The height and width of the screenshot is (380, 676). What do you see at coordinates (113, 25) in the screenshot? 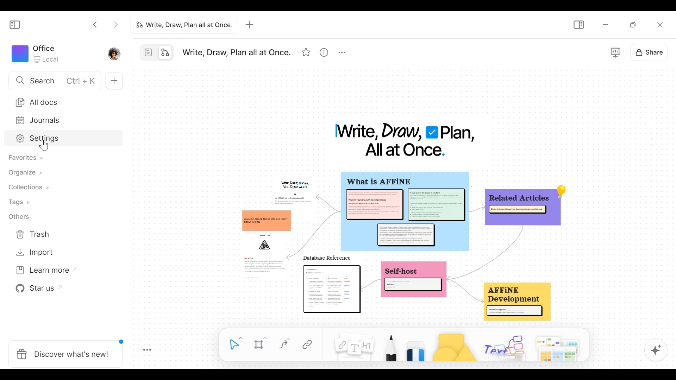
I see `Click to go forward` at bounding box center [113, 25].